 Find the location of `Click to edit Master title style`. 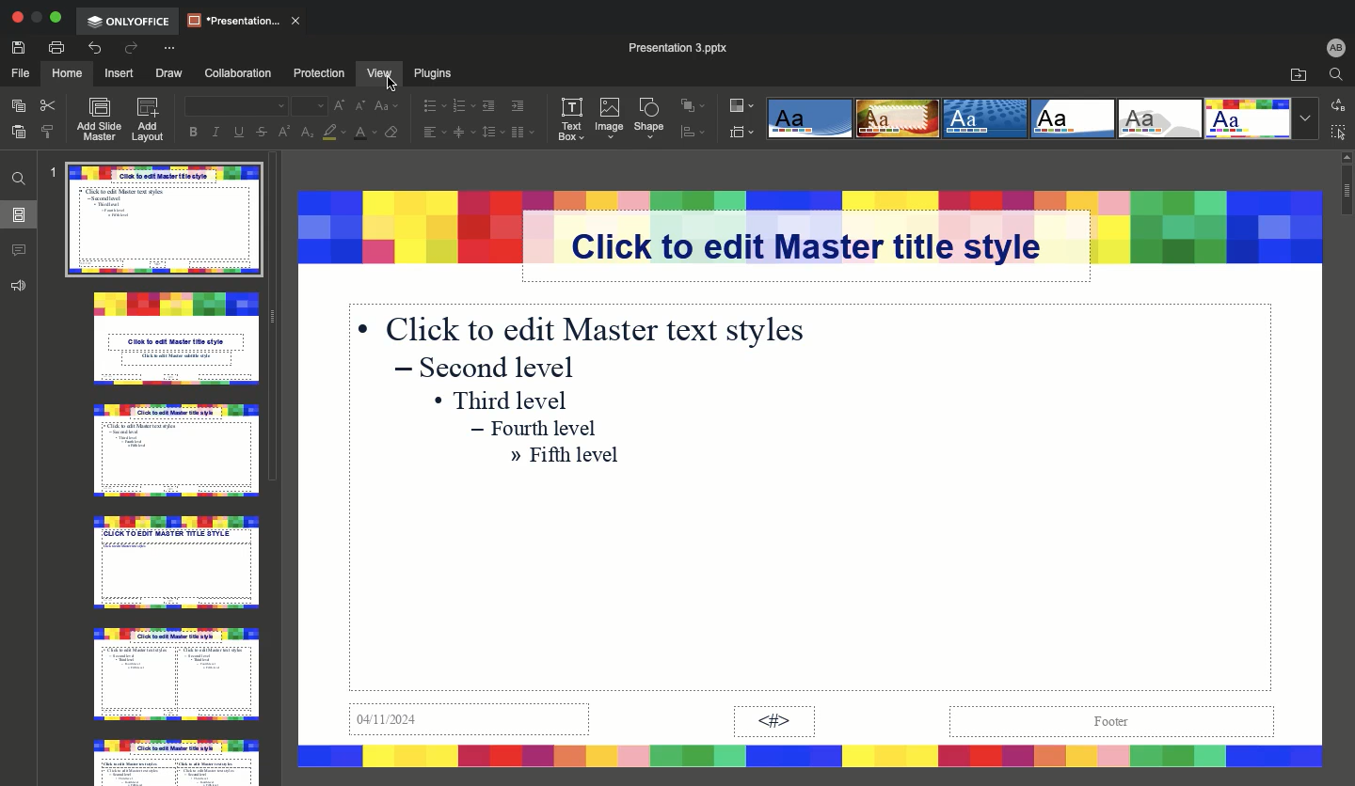

Click to edit Master title style is located at coordinates (825, 245).